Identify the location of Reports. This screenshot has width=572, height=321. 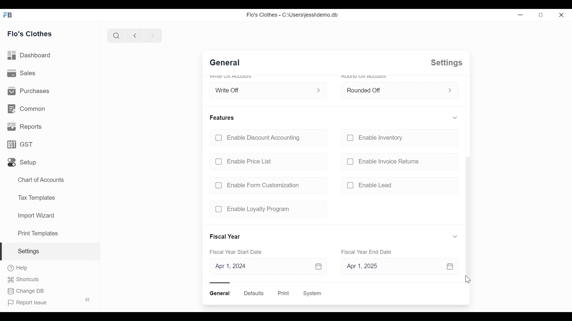
(24, 127).